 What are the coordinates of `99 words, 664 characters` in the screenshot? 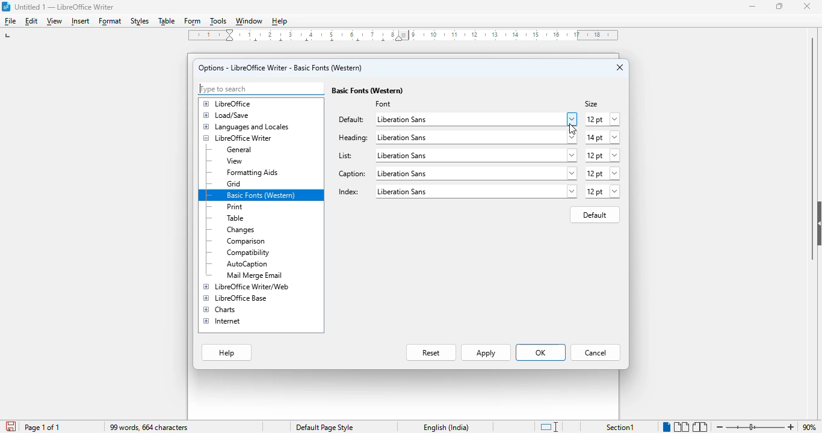 It's located at (149, 428).